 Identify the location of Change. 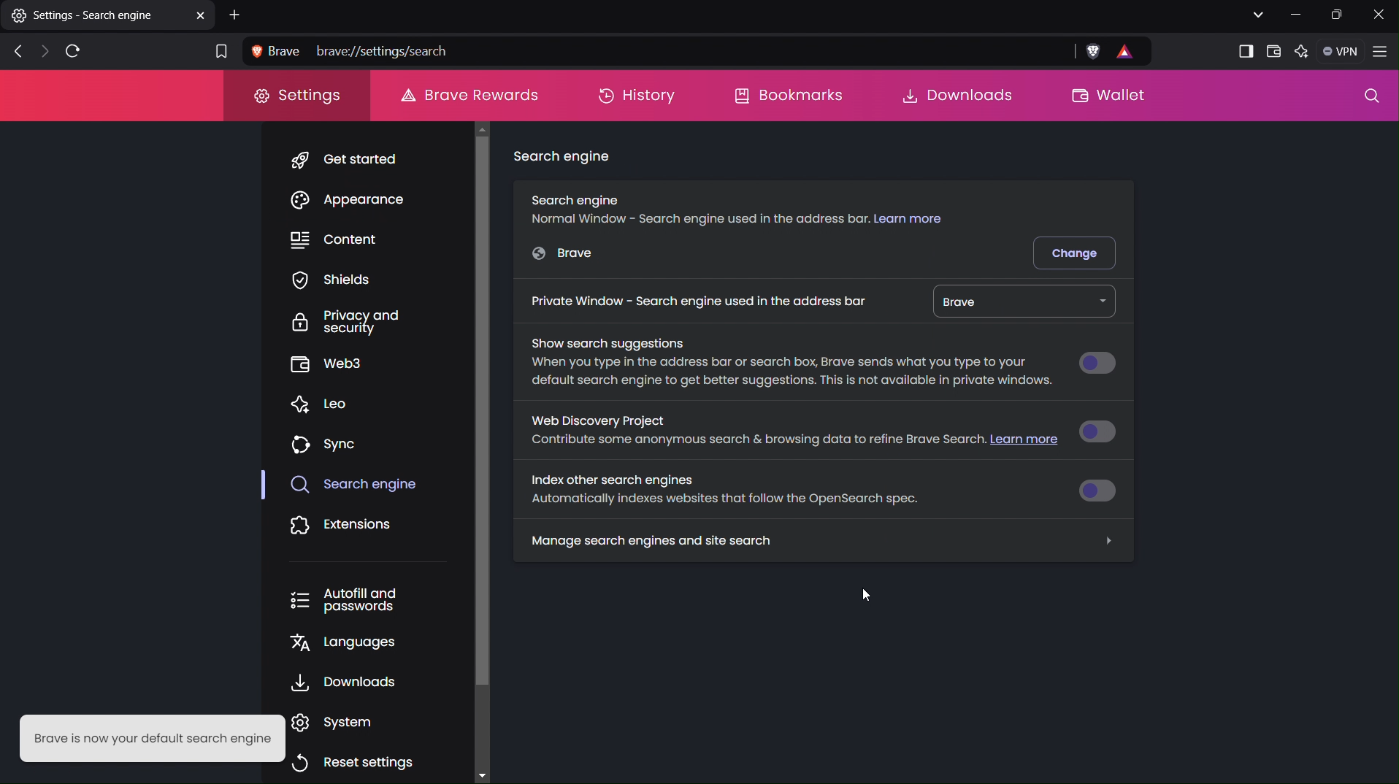
(1077, 251).